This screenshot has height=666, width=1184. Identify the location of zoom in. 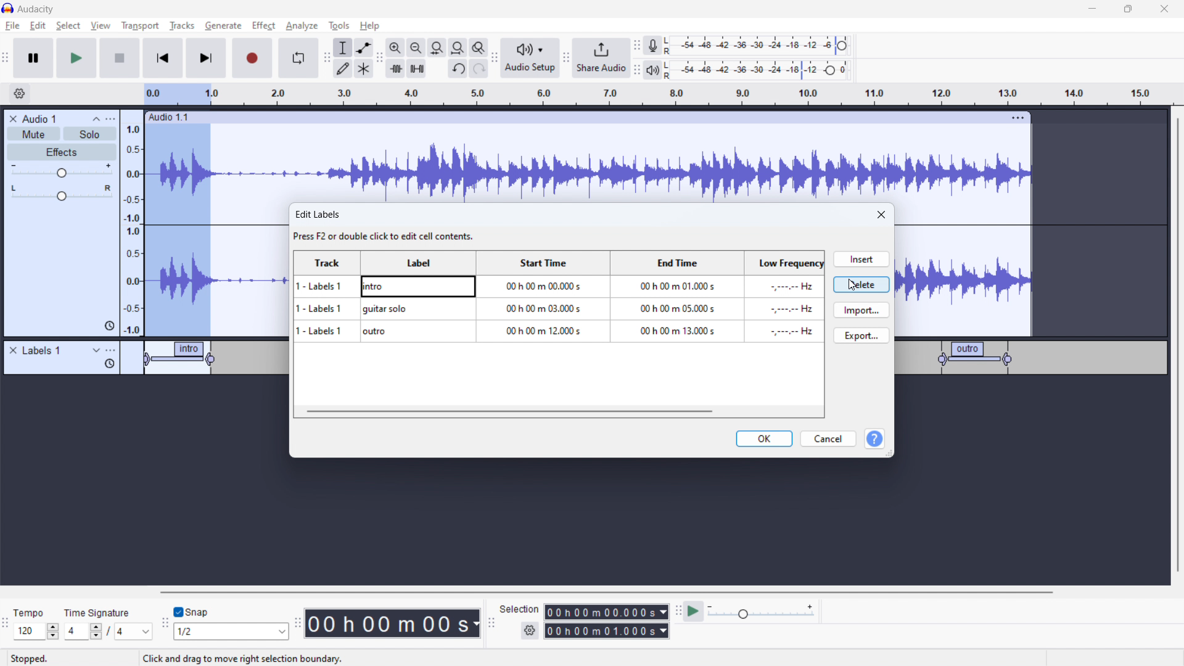
(395, 47).